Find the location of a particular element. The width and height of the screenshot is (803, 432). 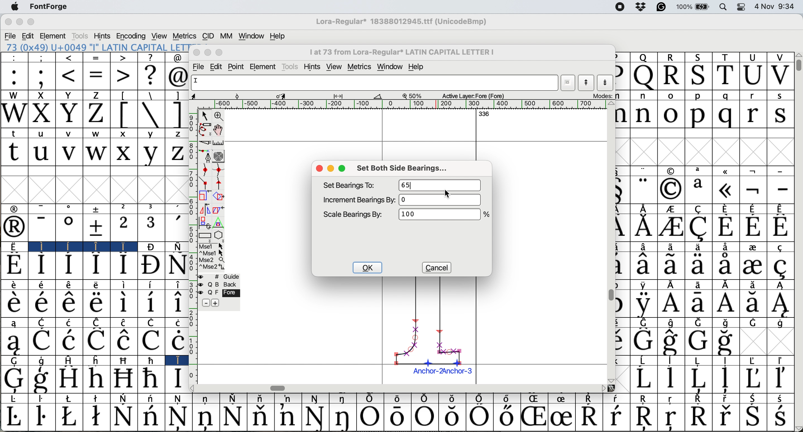

Symbol is located at coordinates (781, 303).